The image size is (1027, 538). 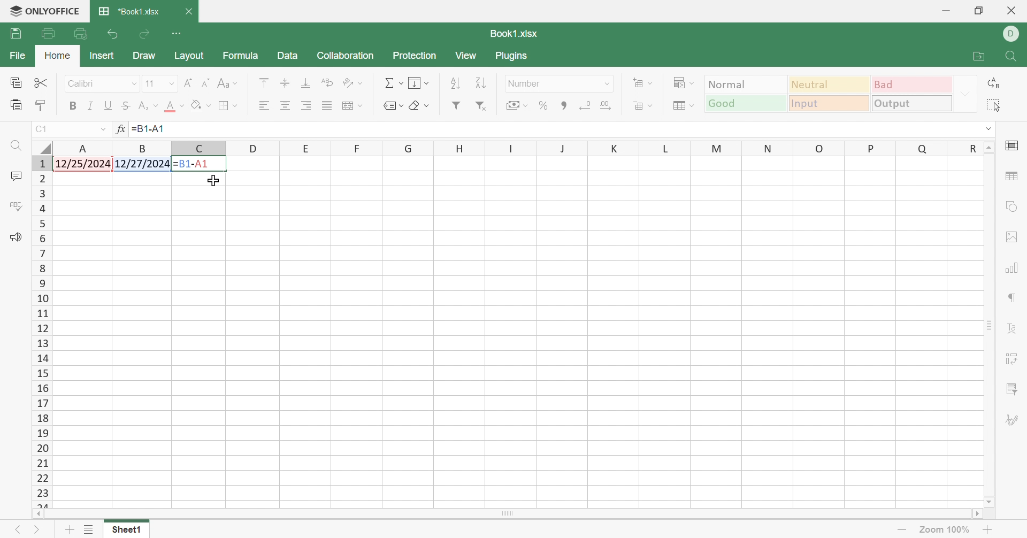 What do you see at coordinates (242, 57) in the screenshot?
I see `Formula` at bounding box center [242, 57].